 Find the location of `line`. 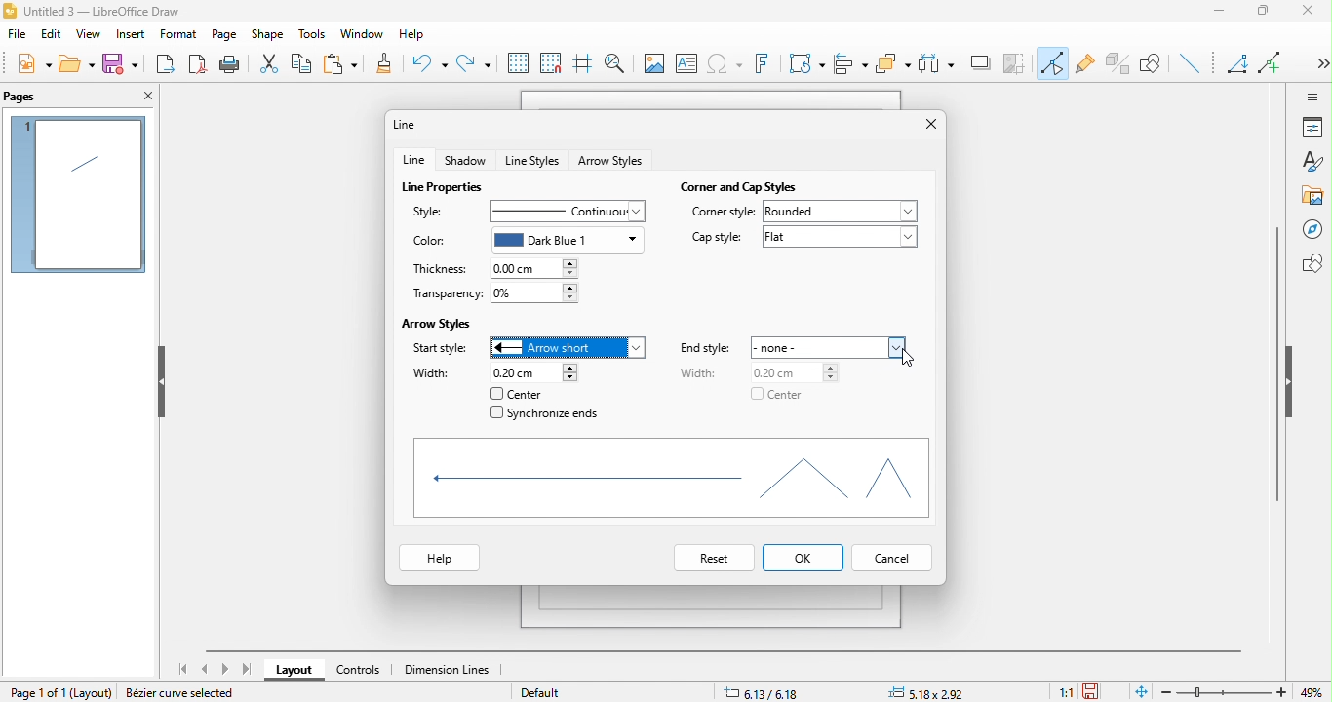

line is located at coordinates (411, 124).